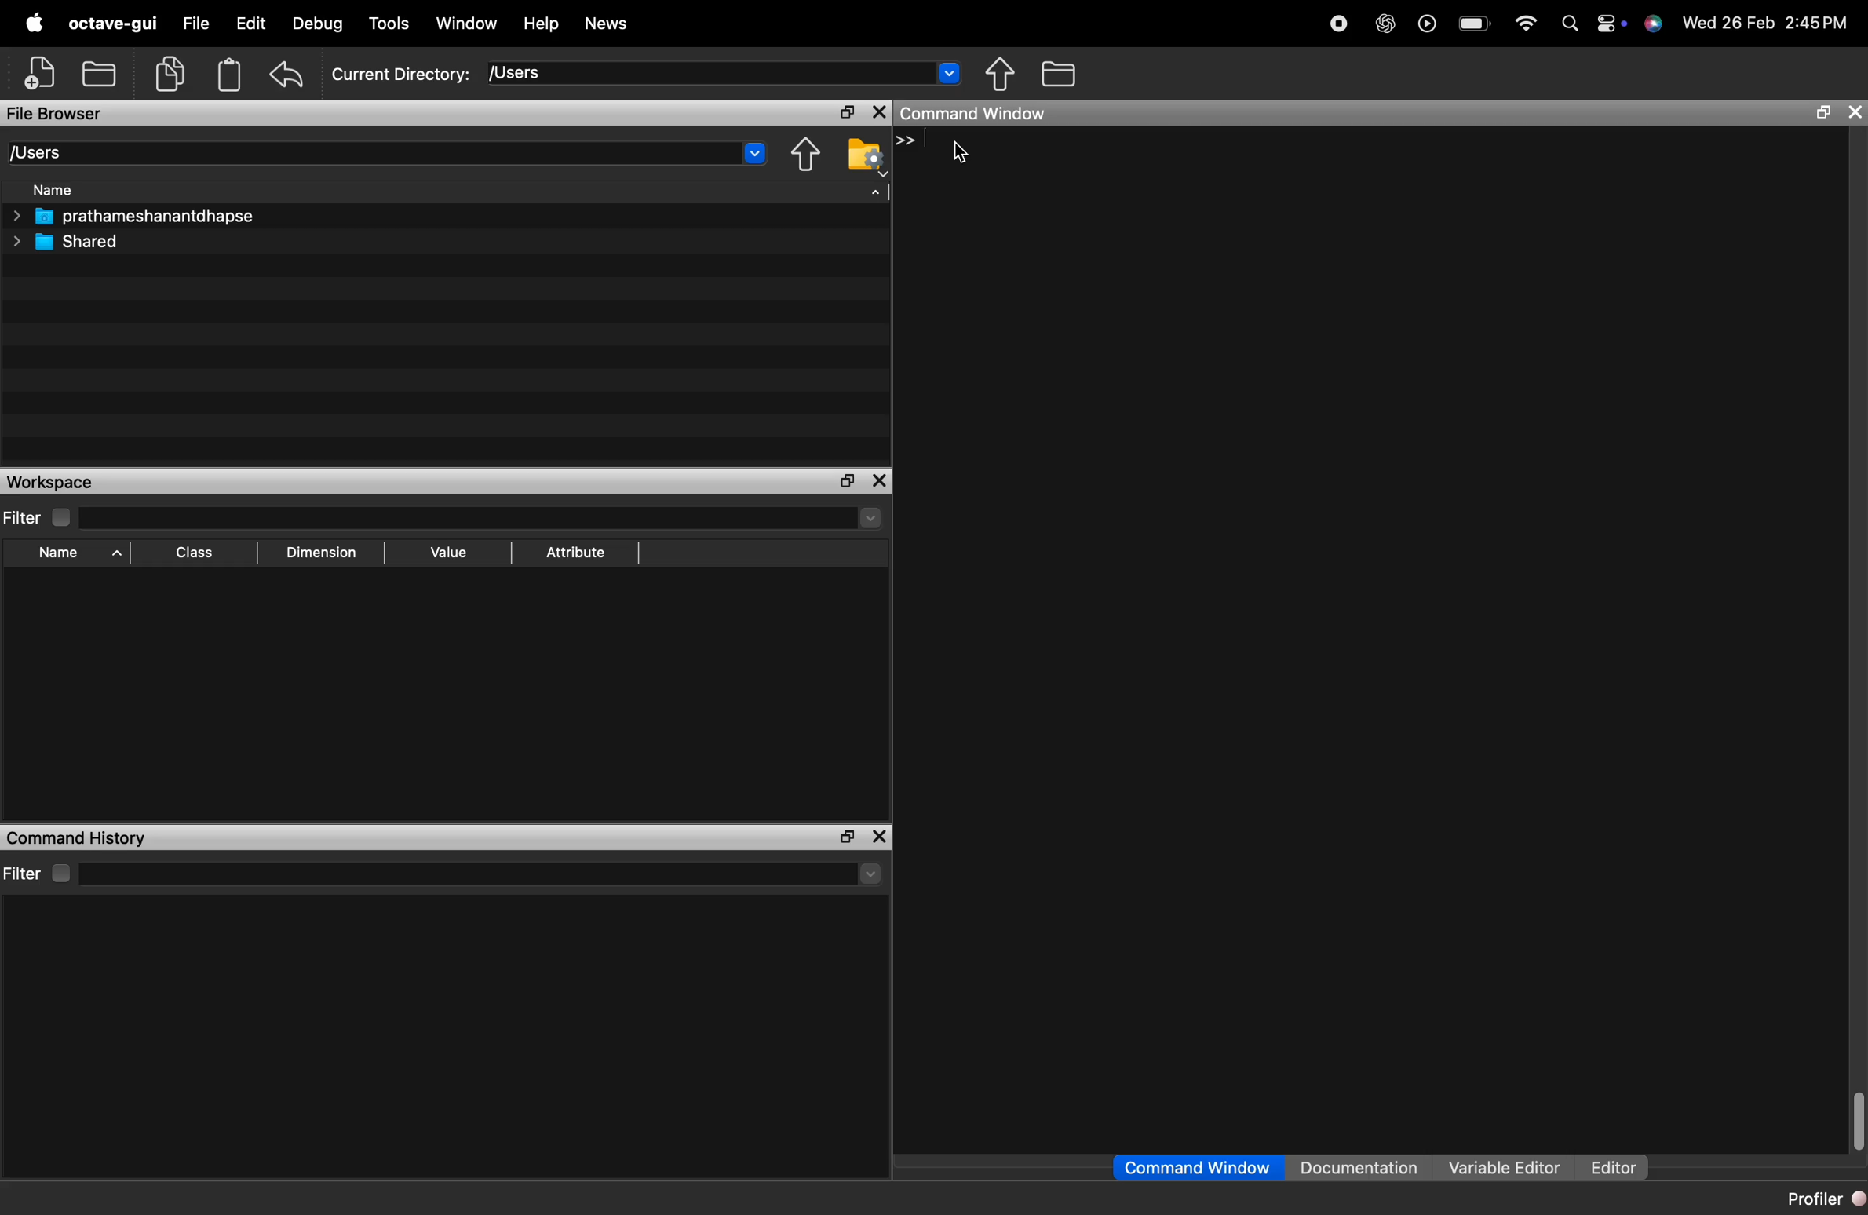 The height and width of the screenshot is (1215, 1868). Describe the element at coordinates (981, 115) in the screenshot. I see `Command Window` at that location.